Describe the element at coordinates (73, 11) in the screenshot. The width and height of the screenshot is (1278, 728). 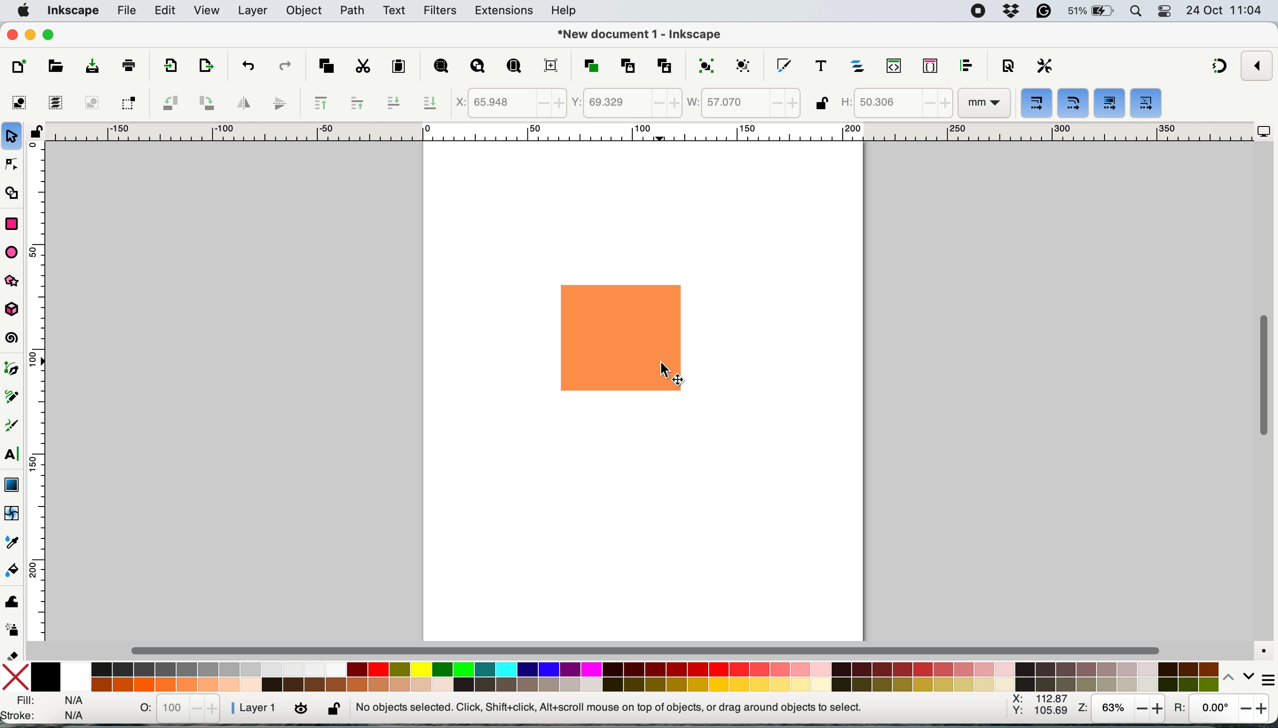
I see `inkscape` at that location.